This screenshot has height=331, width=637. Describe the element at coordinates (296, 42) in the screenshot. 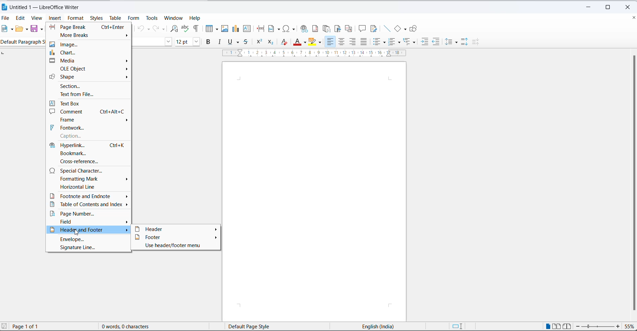

I see `font color` at that location.